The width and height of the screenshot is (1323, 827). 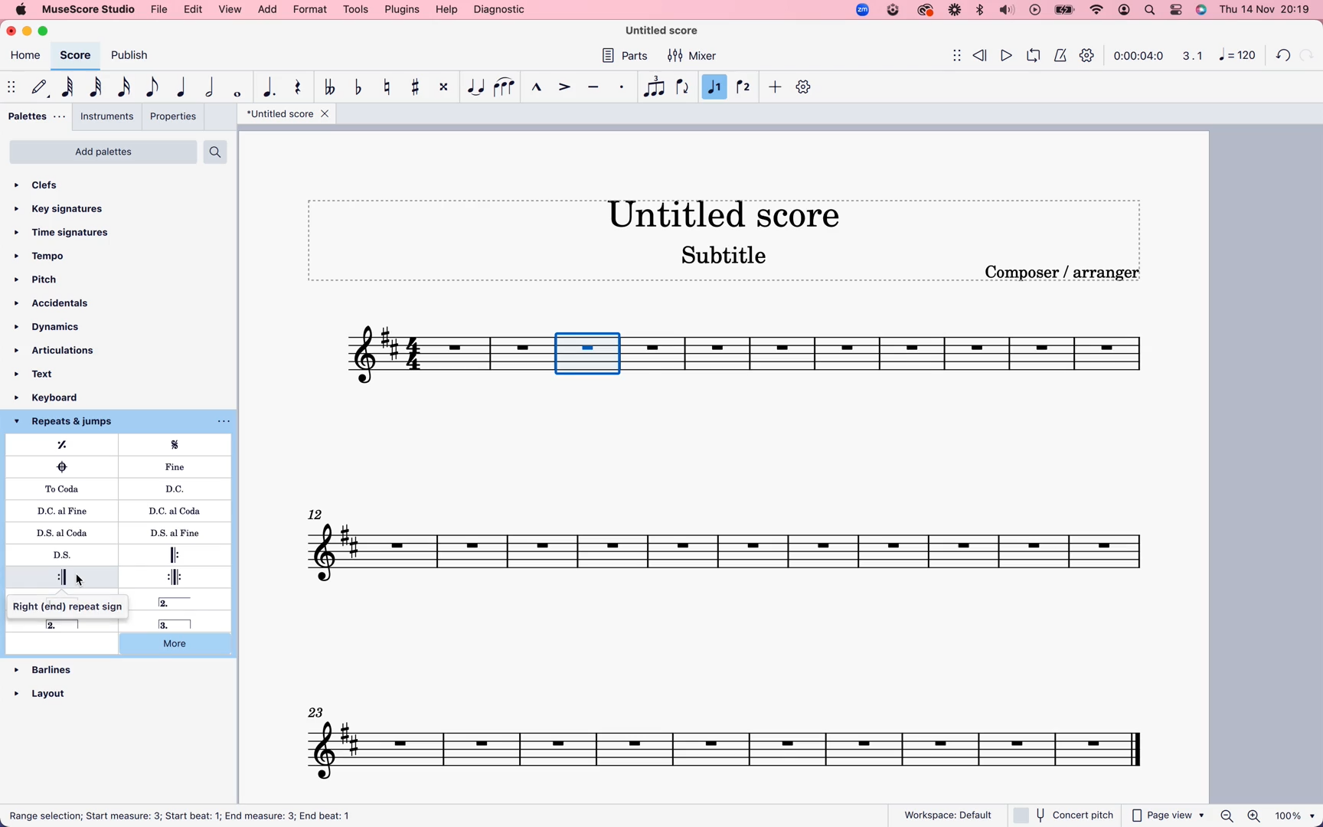 I want to click on coda, so click(x=62, y=466).